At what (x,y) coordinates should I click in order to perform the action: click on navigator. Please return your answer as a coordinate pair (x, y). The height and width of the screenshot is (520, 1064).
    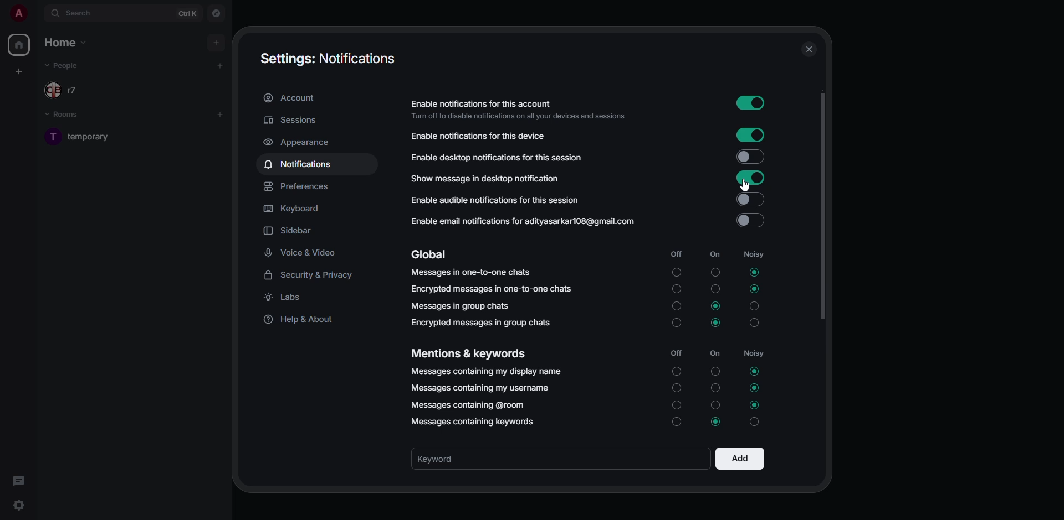
    Looking at the image, I should click on (215, 13).